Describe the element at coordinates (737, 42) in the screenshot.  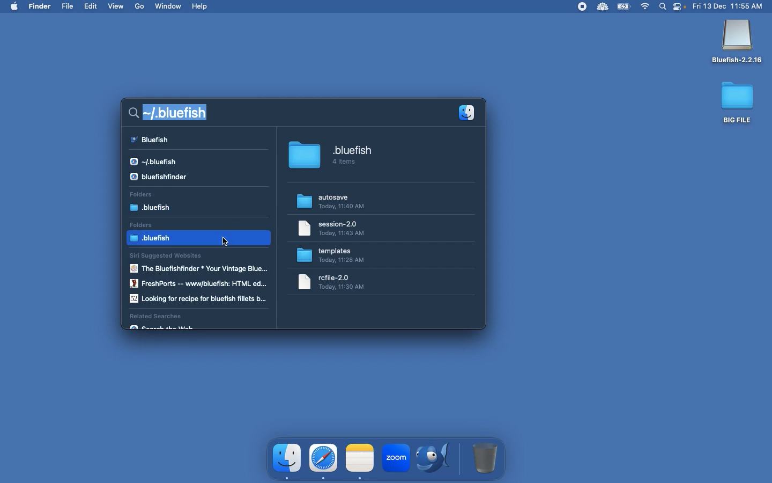
I see `Bluefish` at that location.